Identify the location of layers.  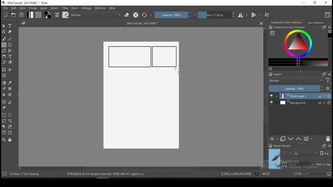
(277, 75).